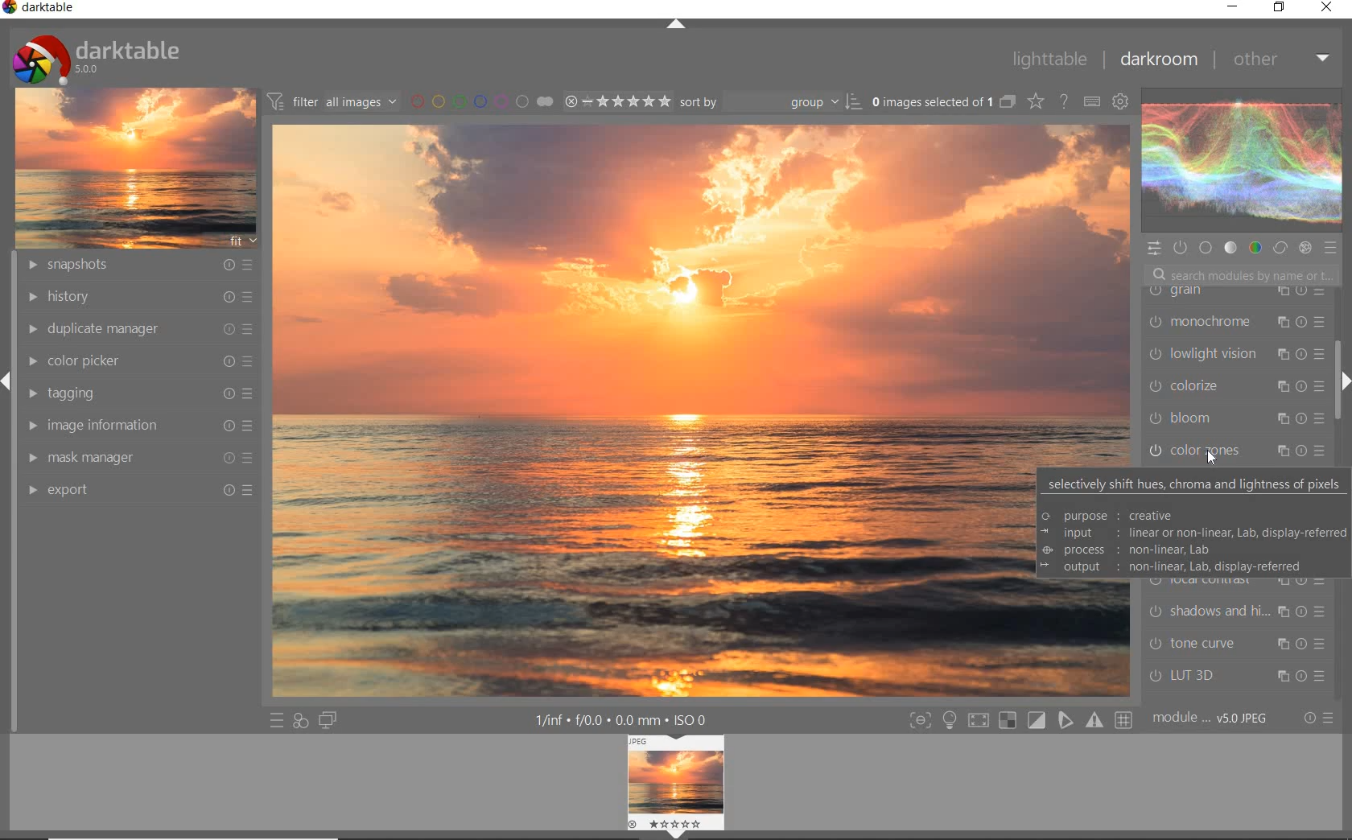 The image size is (1352, 840). What do you see at coordinates (1329, 9) in the screenshot?
I see `close` at bounding box center [1329, 9].